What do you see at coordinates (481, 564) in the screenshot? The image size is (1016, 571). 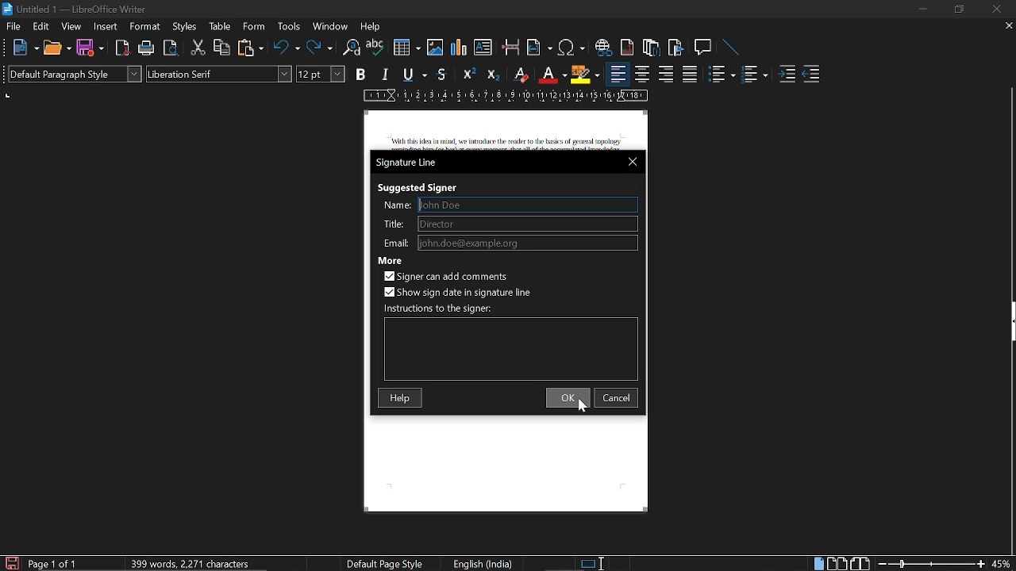 I see `current language` at bounding box center [481, 564].